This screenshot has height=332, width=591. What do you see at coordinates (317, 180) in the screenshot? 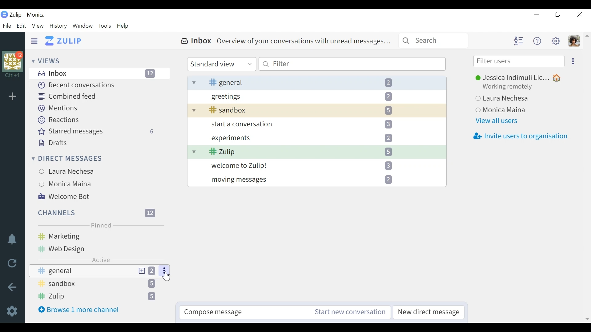
I see `Moving messages 2` at bounding box center [317, 180].